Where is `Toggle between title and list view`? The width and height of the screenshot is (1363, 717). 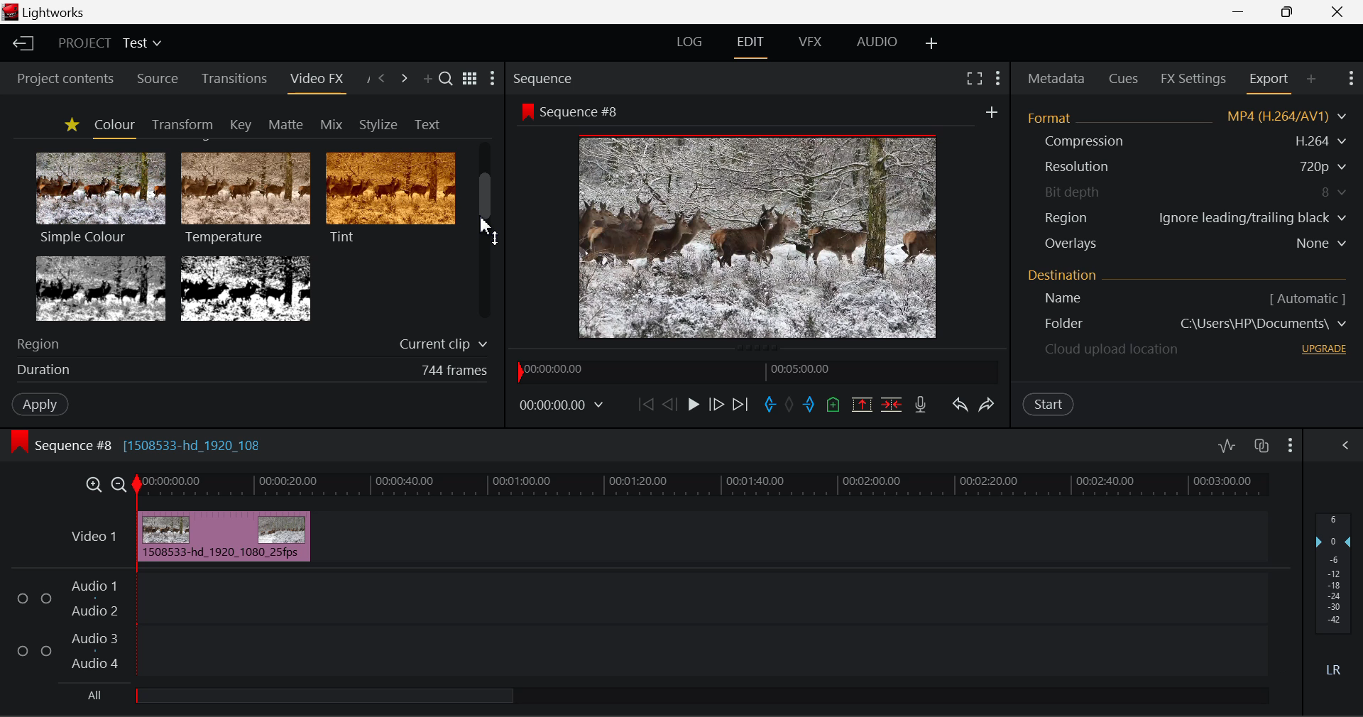 Toggle between title and list view is located at coordinates (471, 80).